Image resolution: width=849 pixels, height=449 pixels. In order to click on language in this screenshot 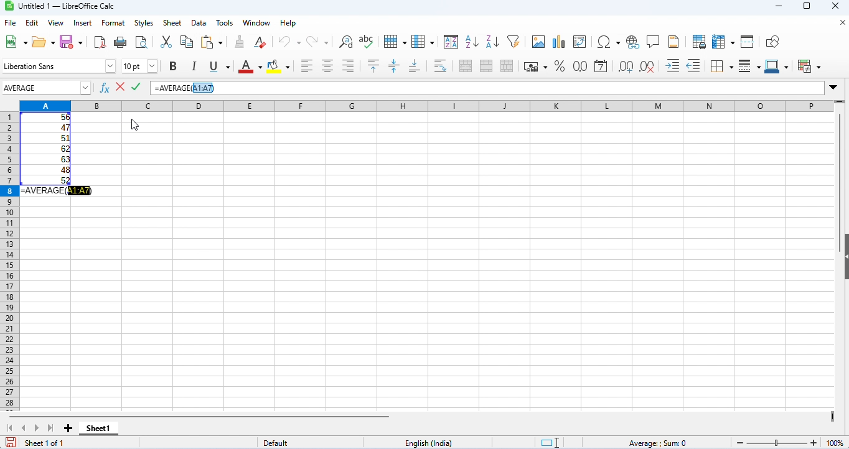, I will do `click(430, 443)`.